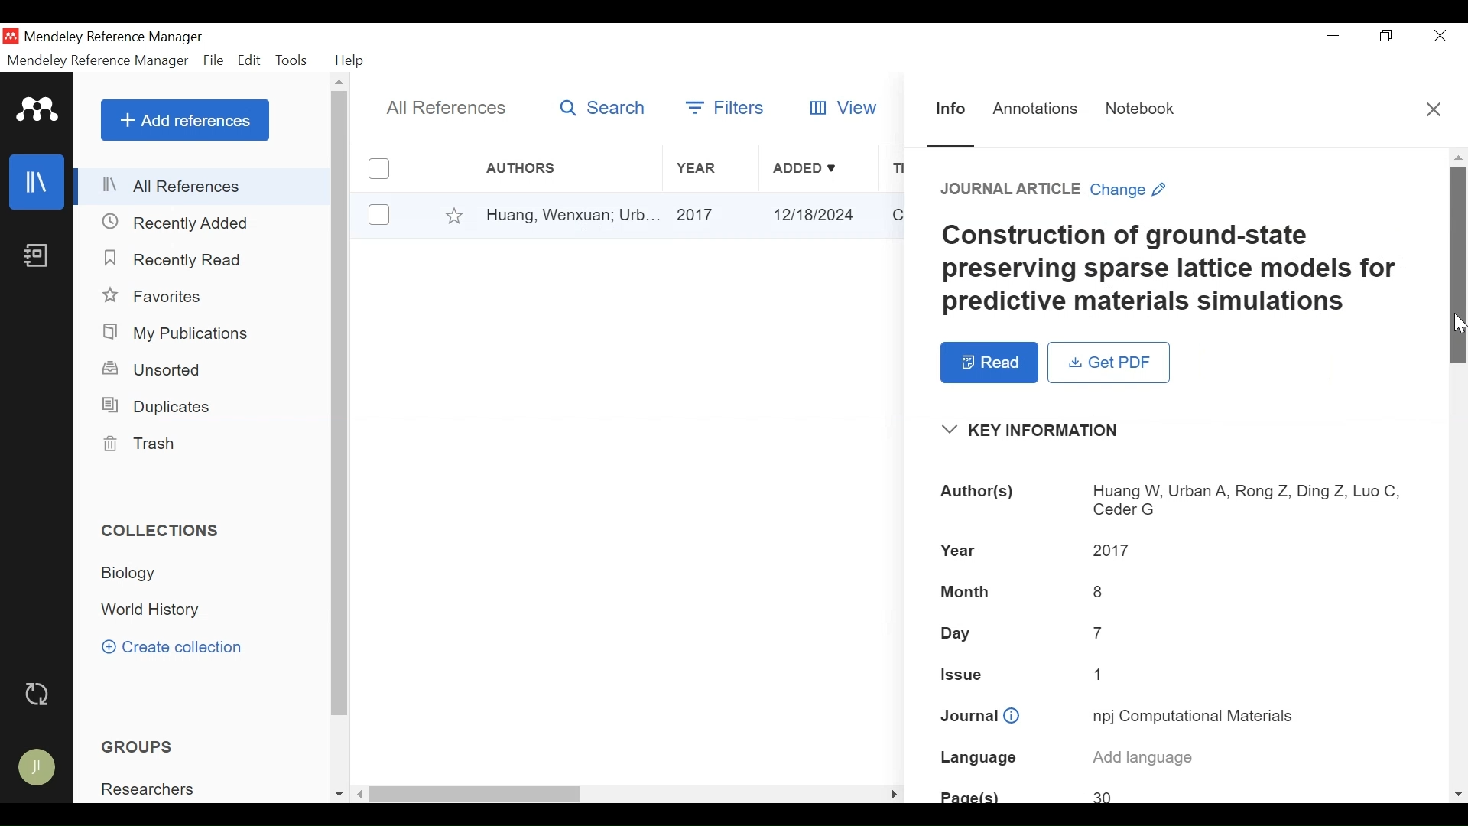 This screenshot has width=1468, height=826. I want to click on Scroll down, so click(336, 794).